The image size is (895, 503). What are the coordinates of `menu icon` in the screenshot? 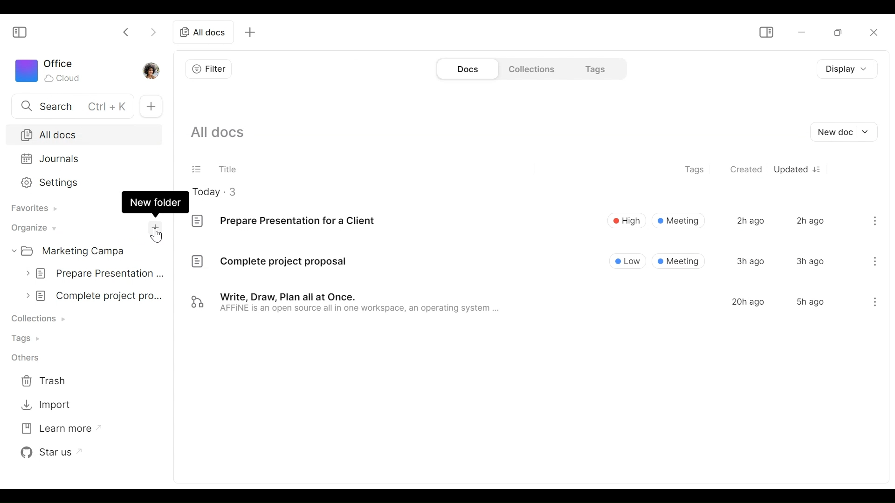 It's located at (875, 219).